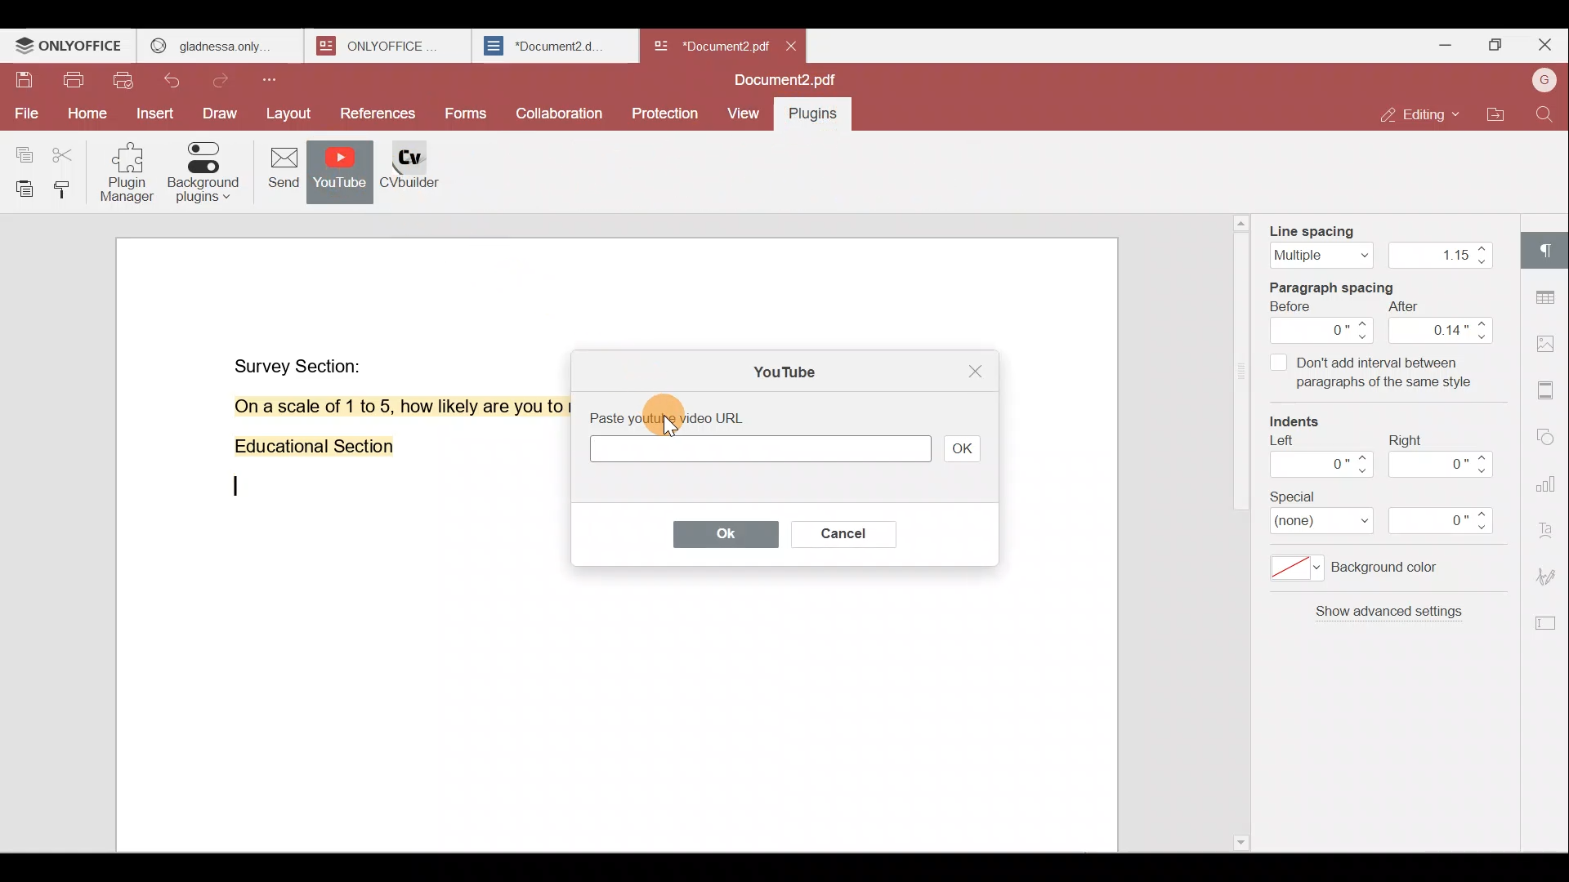 This screenshot has height=882, width=1569. I want to click on Send, so click(277, 171).